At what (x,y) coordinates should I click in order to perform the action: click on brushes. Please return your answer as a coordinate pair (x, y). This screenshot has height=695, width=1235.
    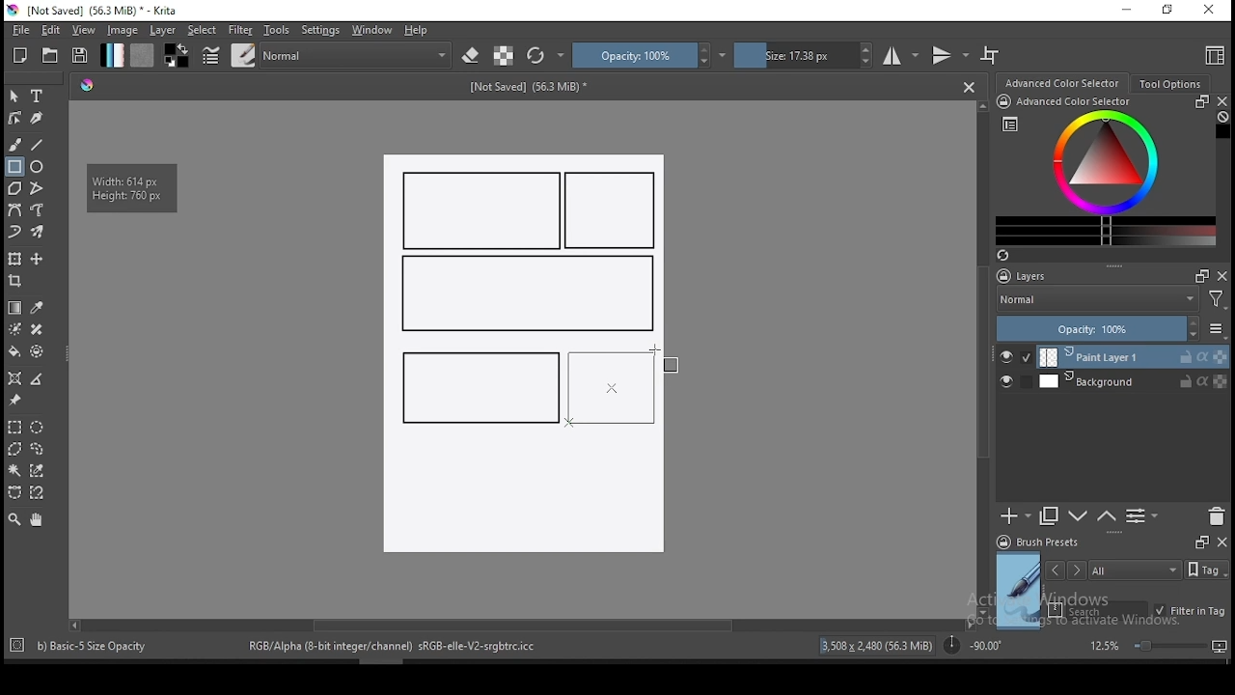
    Looking at the image, I should click on (243, 55).